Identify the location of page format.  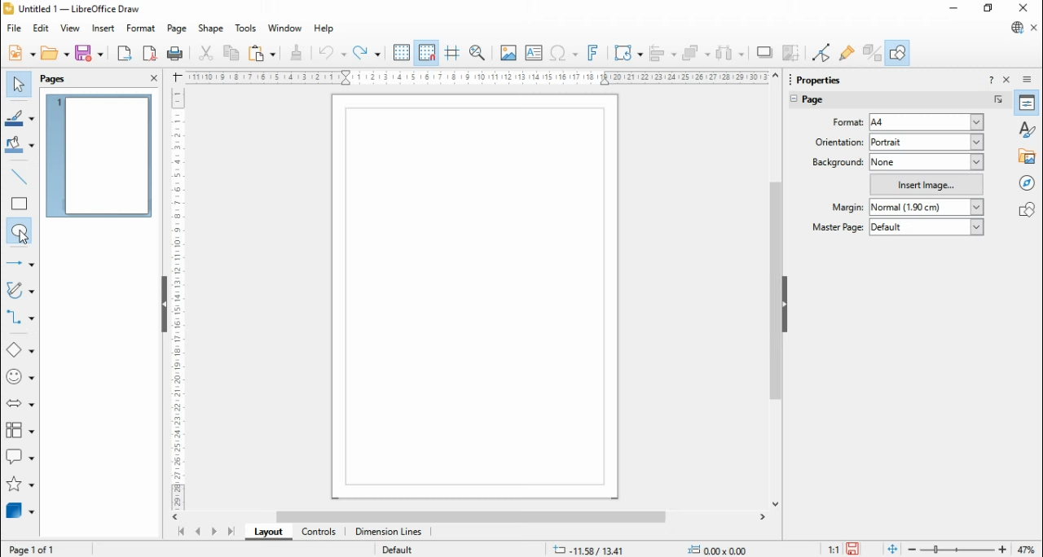
(850, 122).